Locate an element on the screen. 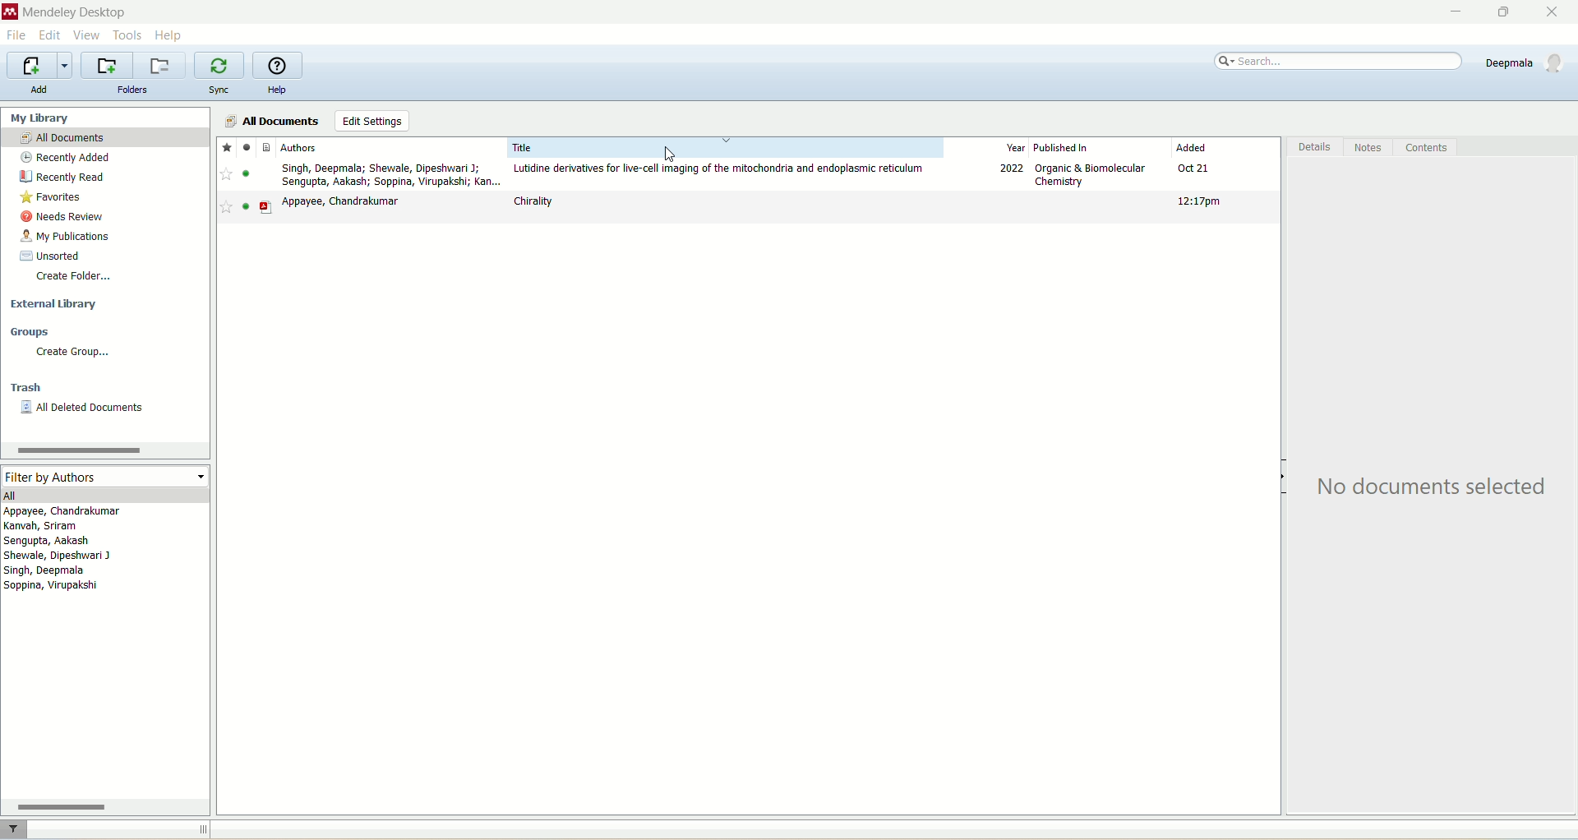  synchronize your library with mendeley web is located at coordinates (219, 65).